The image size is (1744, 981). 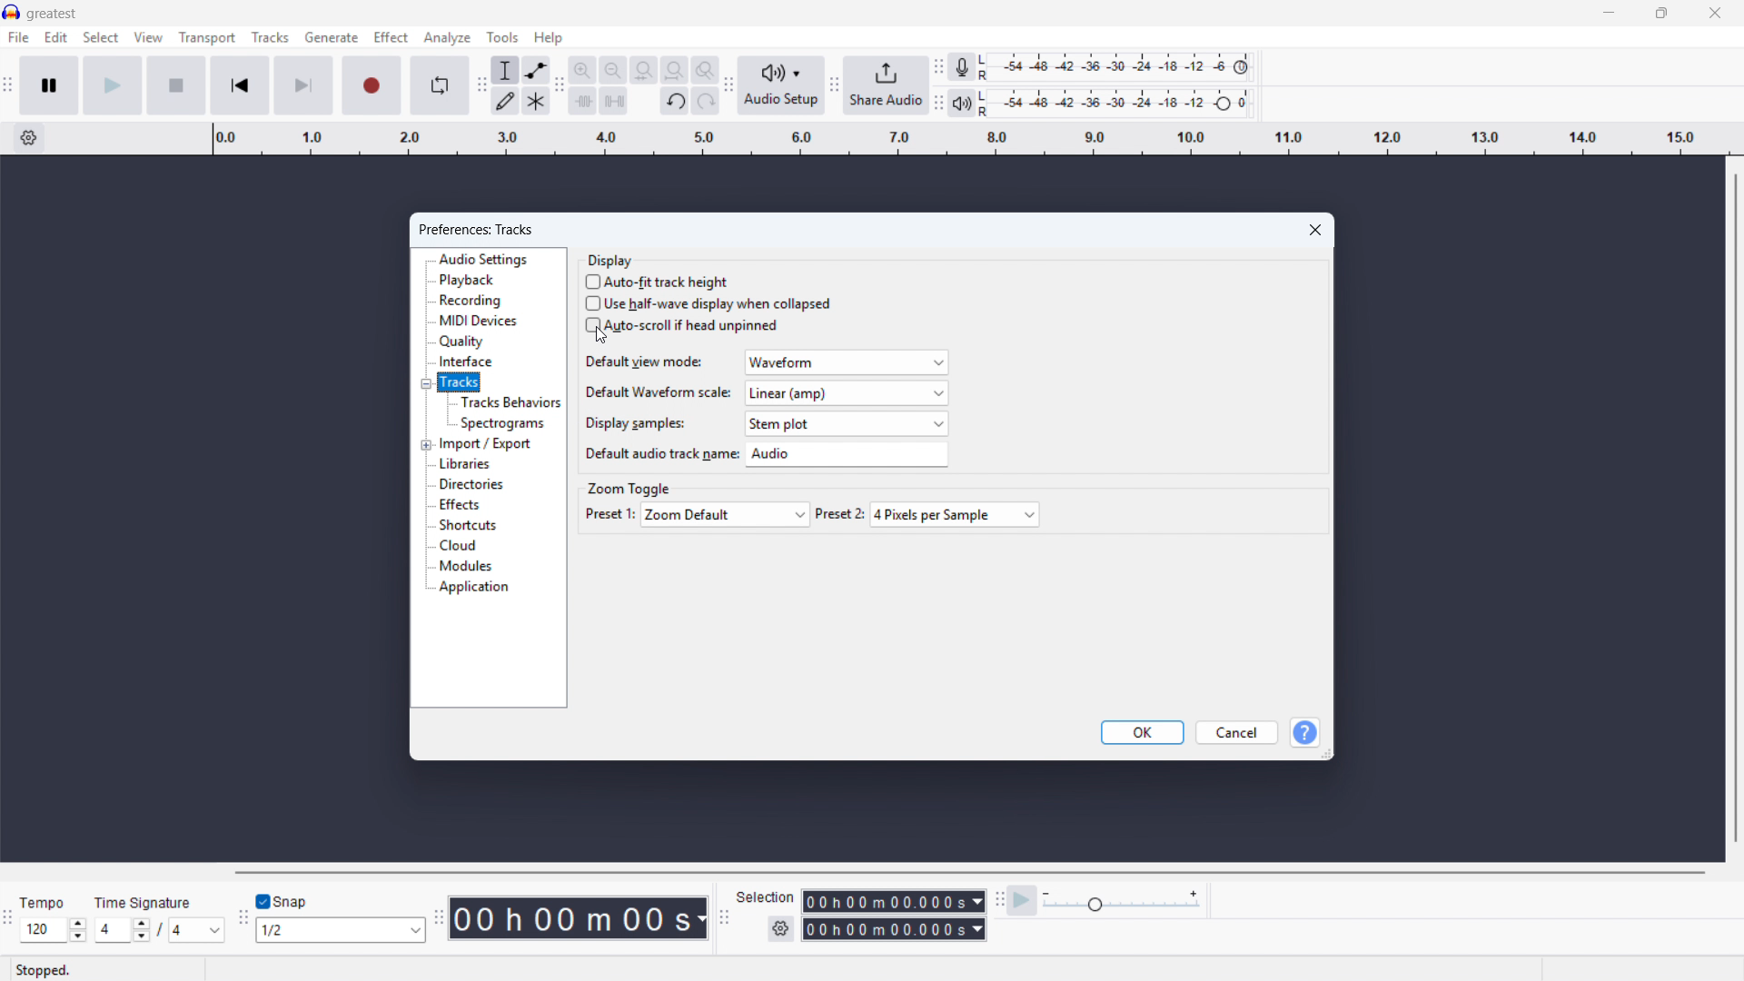 I want to click on redo, so click(x=706, y=101).